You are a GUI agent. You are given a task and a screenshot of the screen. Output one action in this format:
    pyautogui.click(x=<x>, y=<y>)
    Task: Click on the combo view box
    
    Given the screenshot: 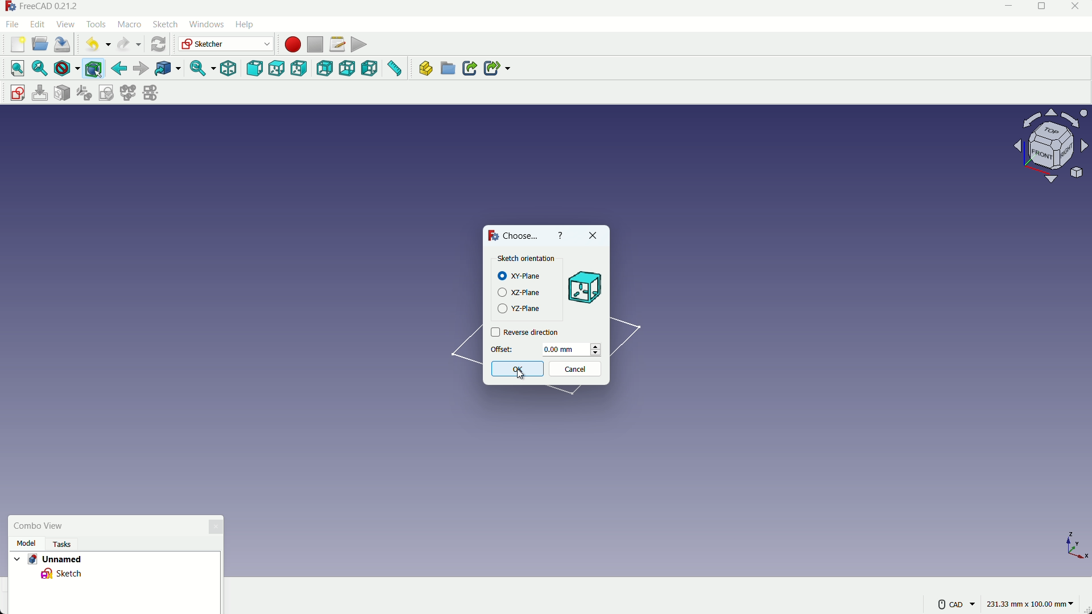 What is the action you would take?
    pyautogui.click(x=104, y=526)
    